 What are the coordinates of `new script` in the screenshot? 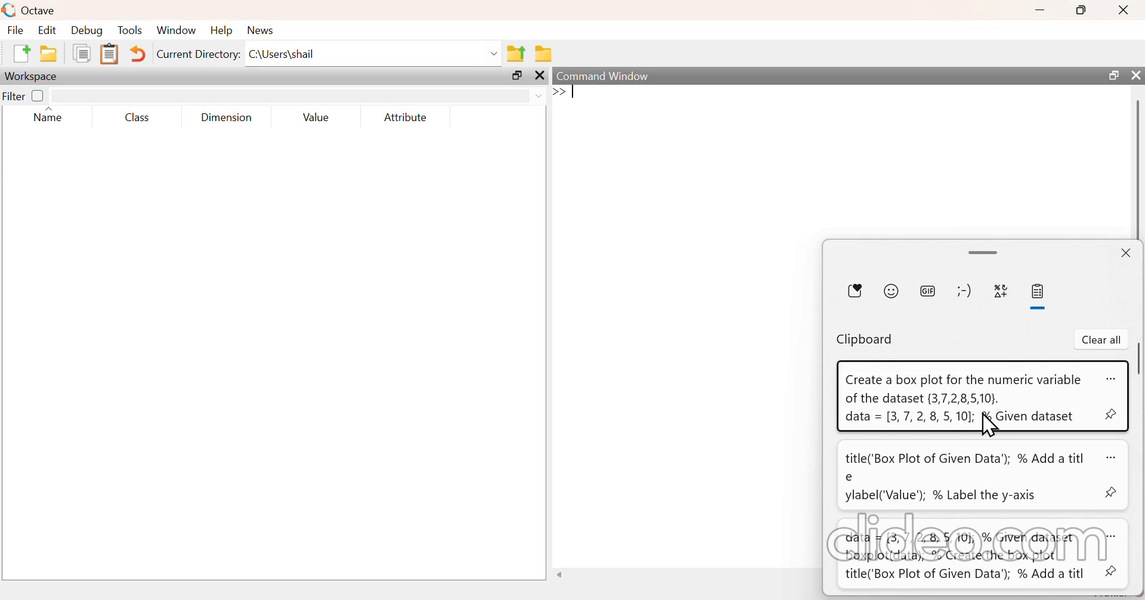 It's located at (17, 52).